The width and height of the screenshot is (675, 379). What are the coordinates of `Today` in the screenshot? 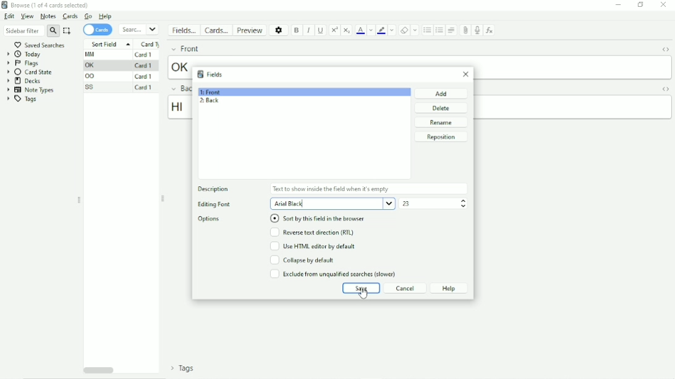 It's located at (25, 54).